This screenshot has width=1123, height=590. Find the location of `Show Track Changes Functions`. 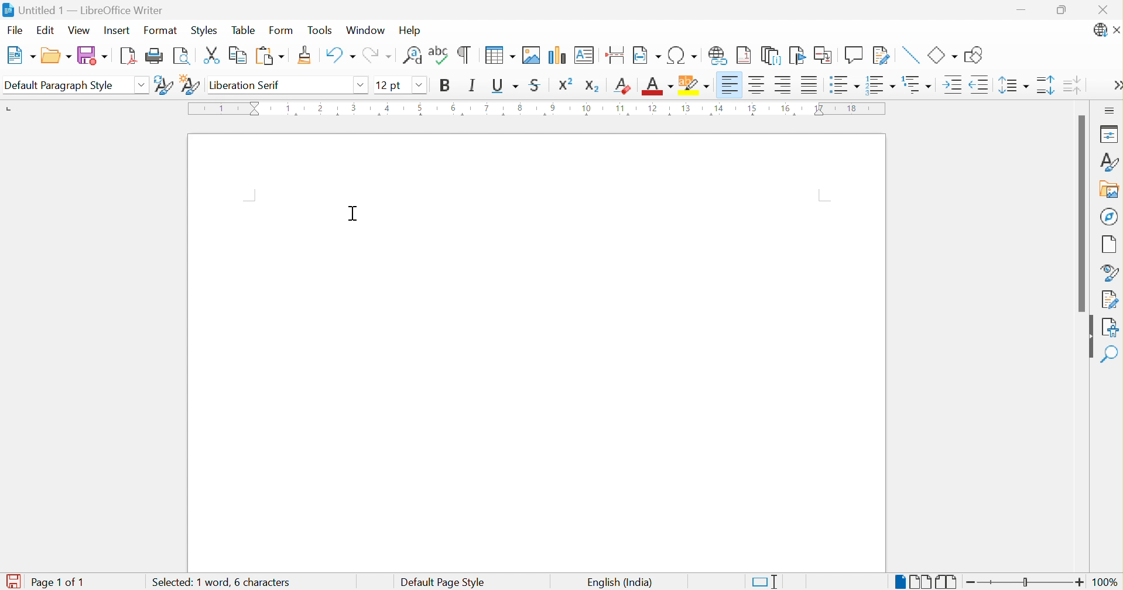

Show Track Changes Functions is located at coordinates (882, 56).